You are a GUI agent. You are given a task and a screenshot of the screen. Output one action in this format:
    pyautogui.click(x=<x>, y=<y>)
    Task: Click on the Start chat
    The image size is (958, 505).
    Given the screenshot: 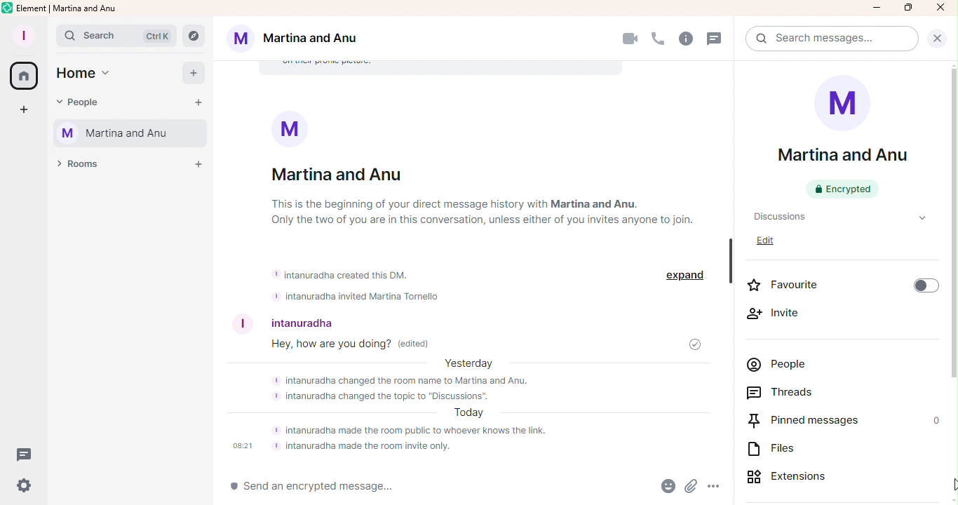 What is the action you would take?
    pyautogui.click(x=201, y=103)
    